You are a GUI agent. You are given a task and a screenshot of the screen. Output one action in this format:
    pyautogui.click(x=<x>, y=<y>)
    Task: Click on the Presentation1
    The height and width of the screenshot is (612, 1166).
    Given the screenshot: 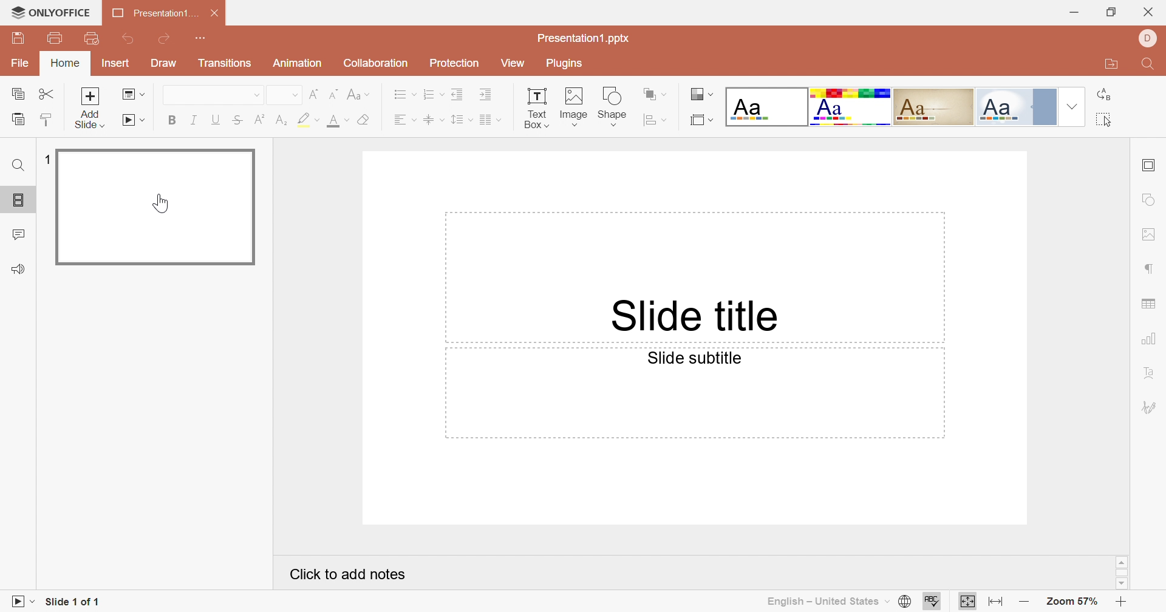 What is the action you would take?
    pyautogui.click(x=150, y=12)
    